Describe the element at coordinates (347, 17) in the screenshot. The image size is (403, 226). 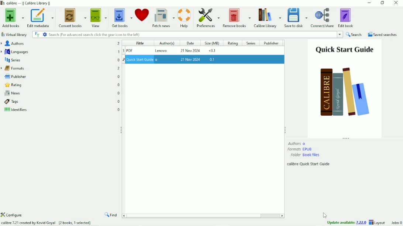
I see `Edit book` at that location.